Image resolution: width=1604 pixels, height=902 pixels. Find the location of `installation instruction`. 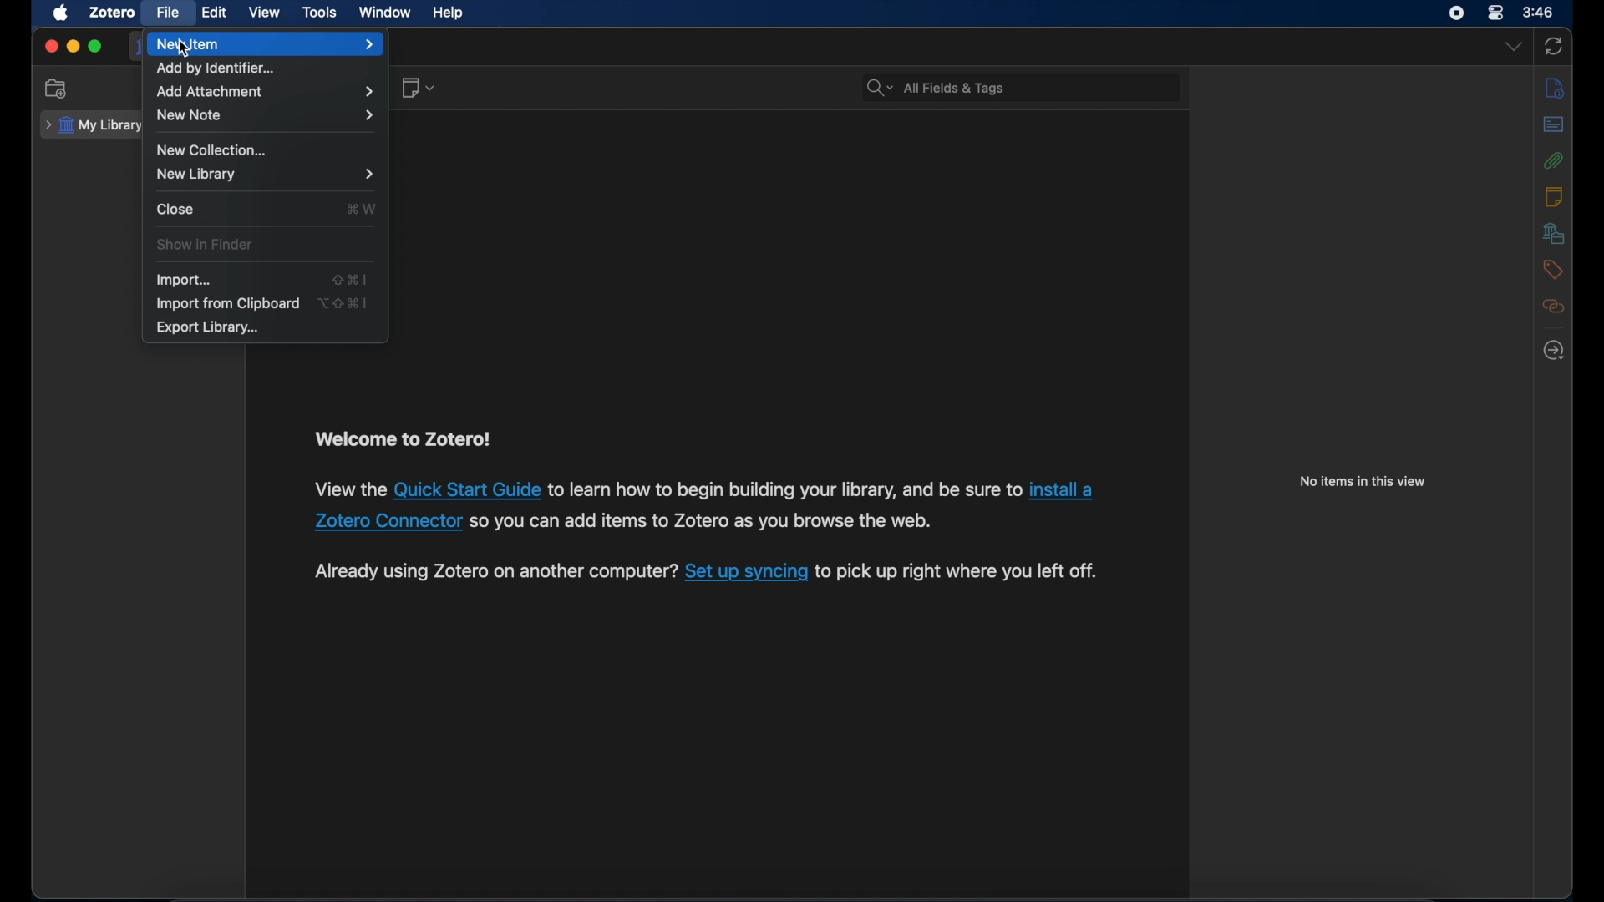

installation instruction is located at coordinates (703, 505).